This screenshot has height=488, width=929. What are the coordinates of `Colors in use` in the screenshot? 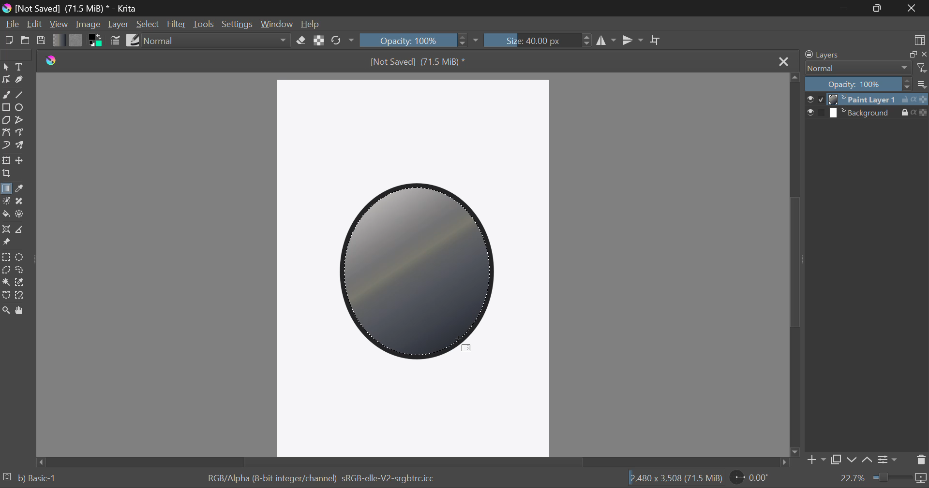 It's located at (96, 41).